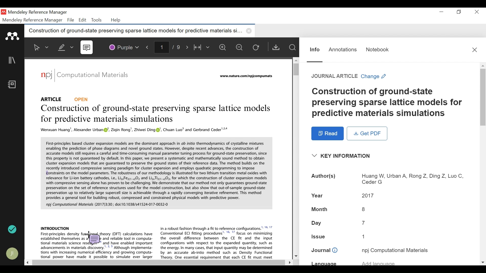 The height and width of the screenshot is (273, 486). Describe the element at coordinates (154, 114) in the screenshot. I see `Title: Construction of ground-state preserving sparse lattice models for predictive materials simulations` at that location.